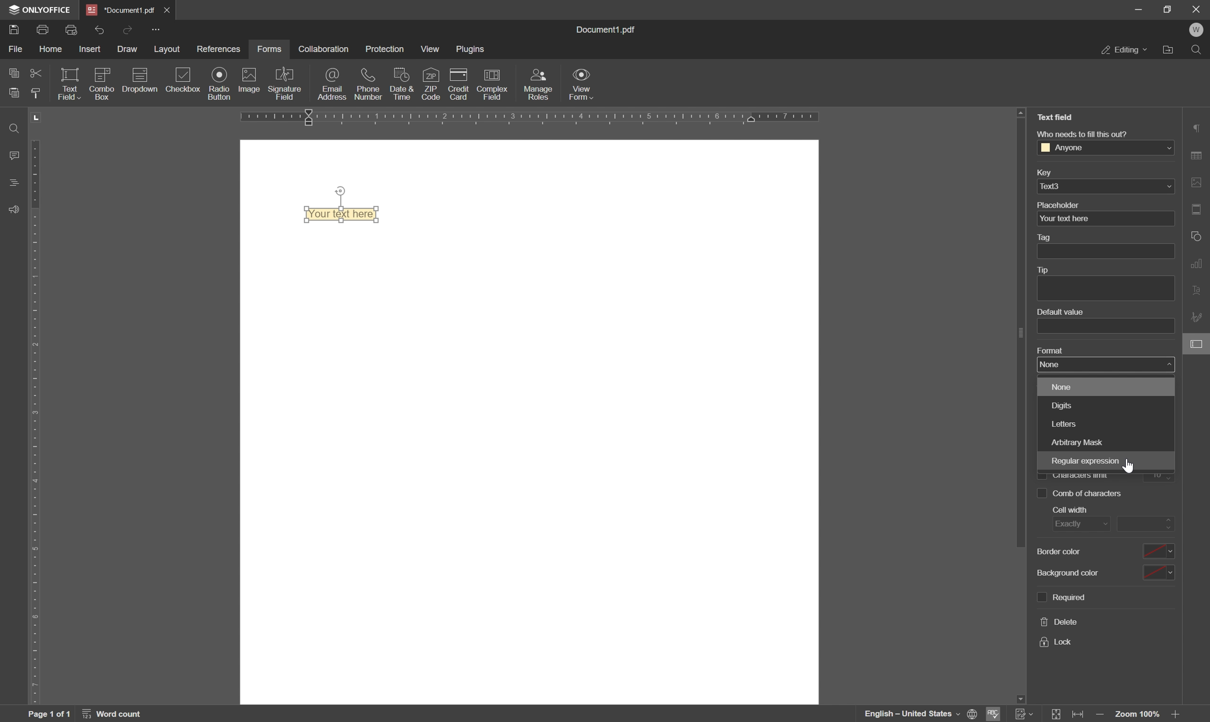 The image size is (1210, 722). What do you see at coordinates (270, 49) in the screenshot?
I see `forms` at bounding box center [270, 49].